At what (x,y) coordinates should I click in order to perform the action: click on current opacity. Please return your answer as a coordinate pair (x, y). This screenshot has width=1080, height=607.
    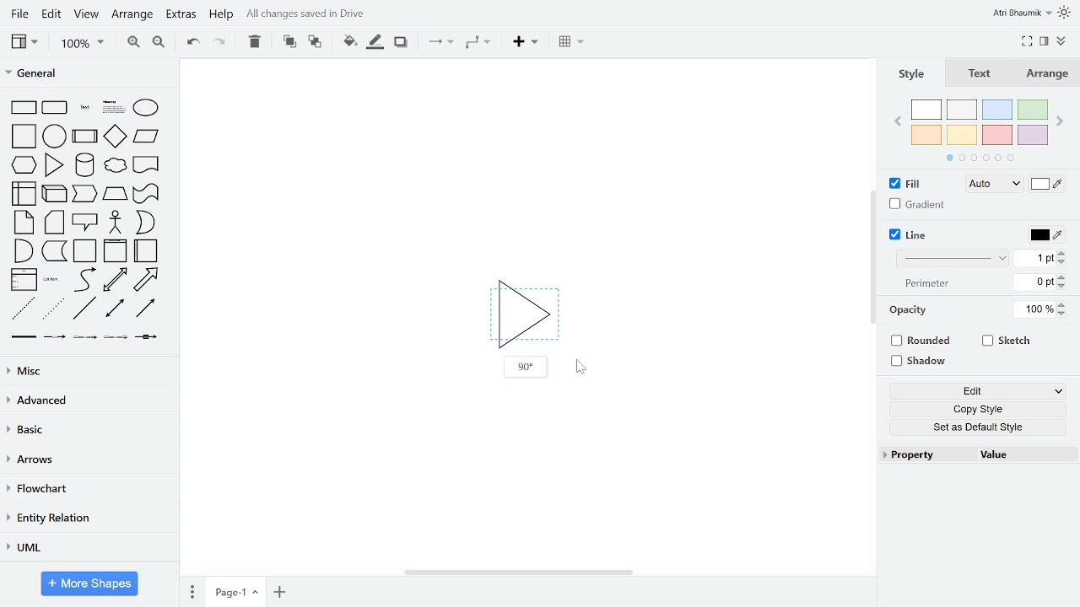
    Looking at the image, I should click on (1032, 310).